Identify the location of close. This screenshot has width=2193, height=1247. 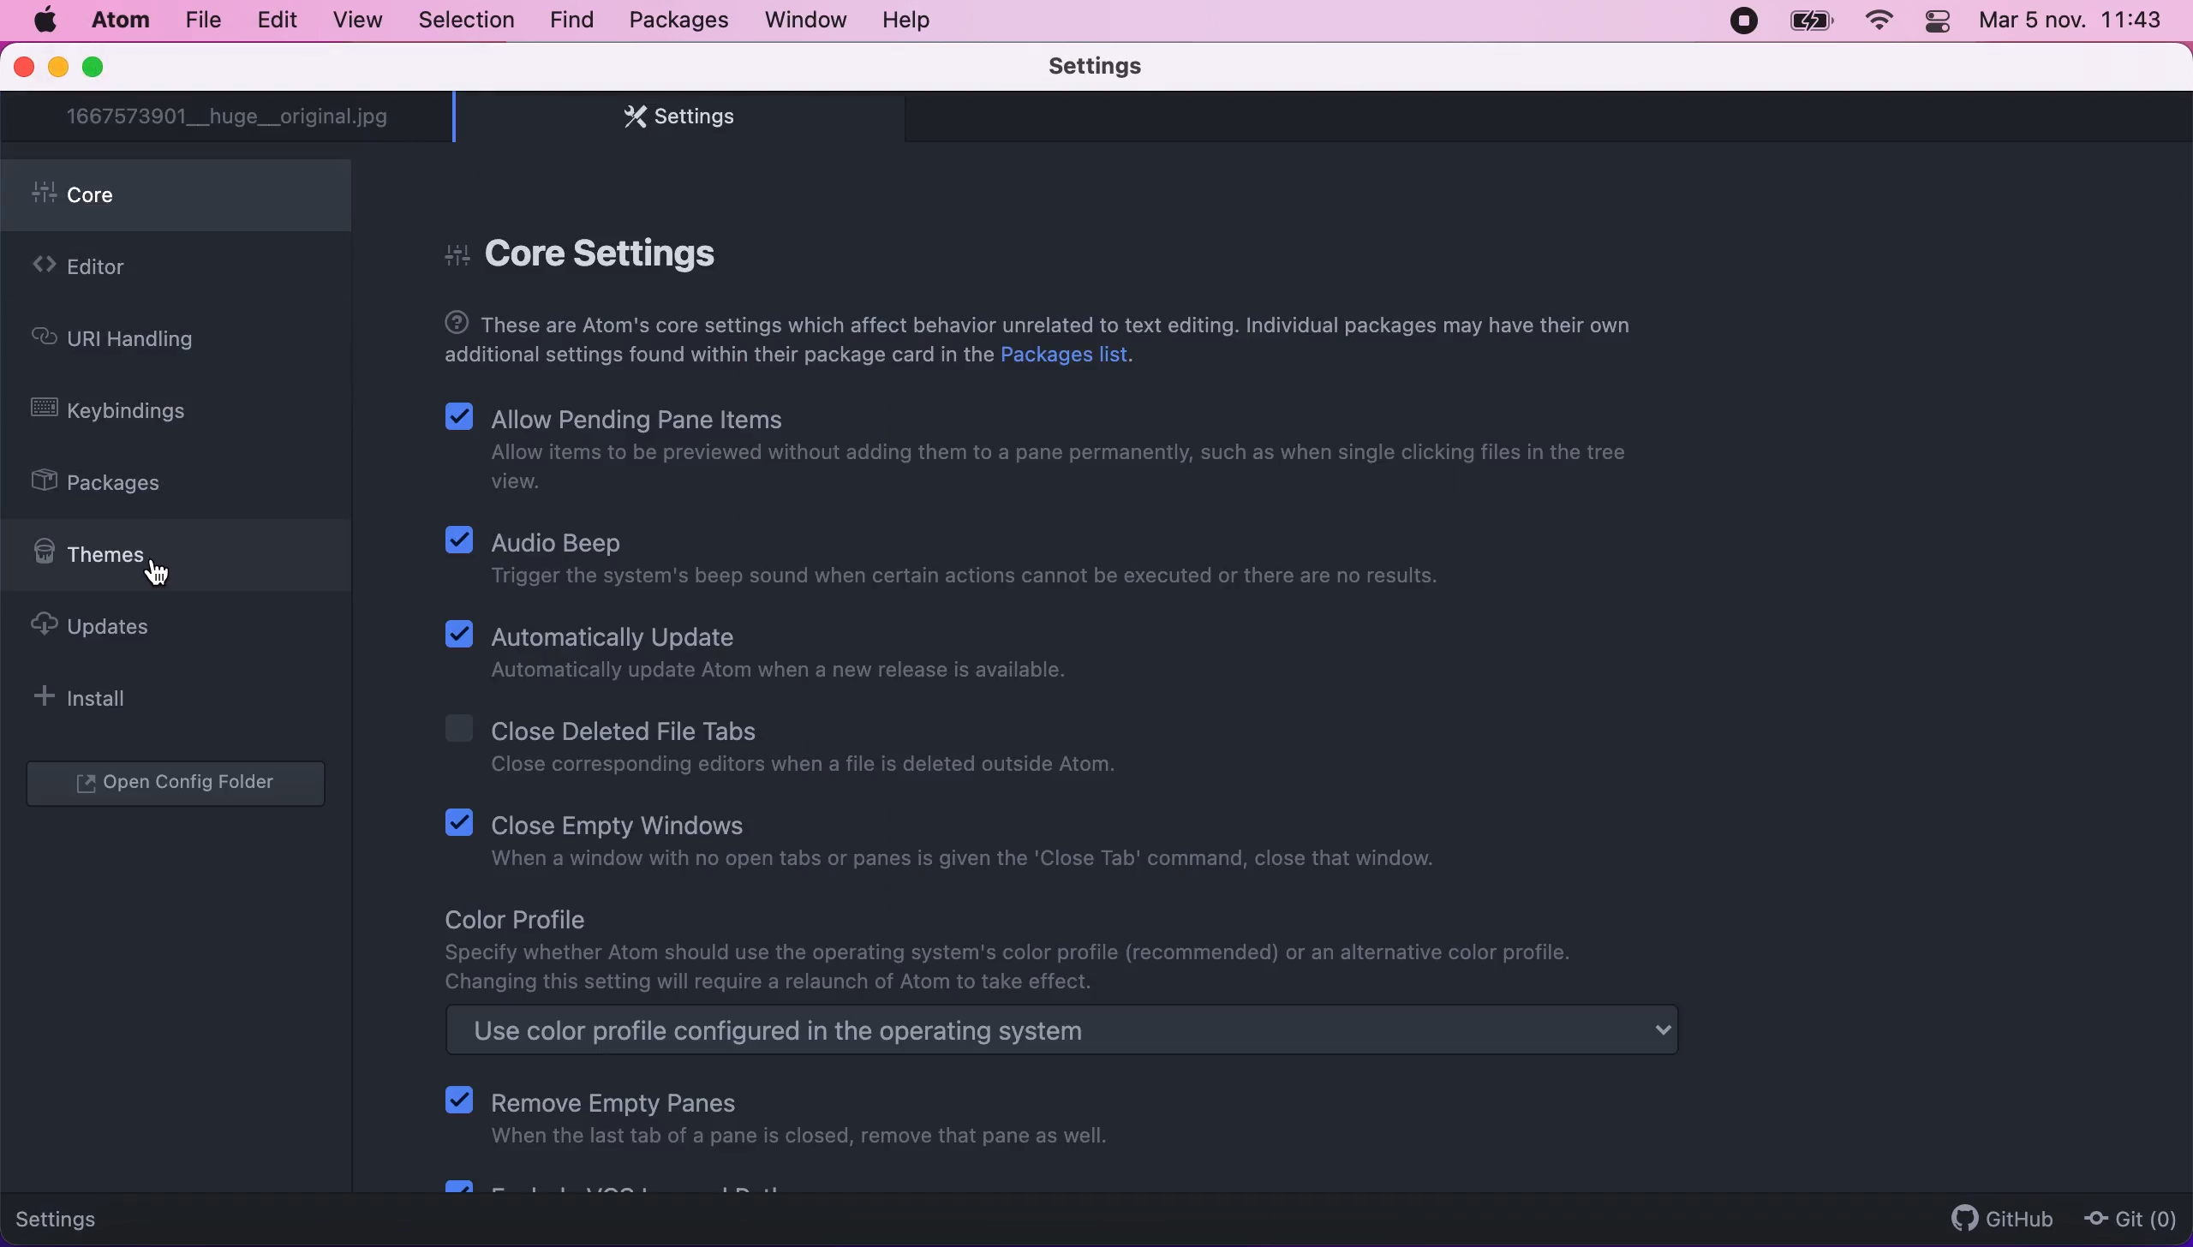
(22, 69).